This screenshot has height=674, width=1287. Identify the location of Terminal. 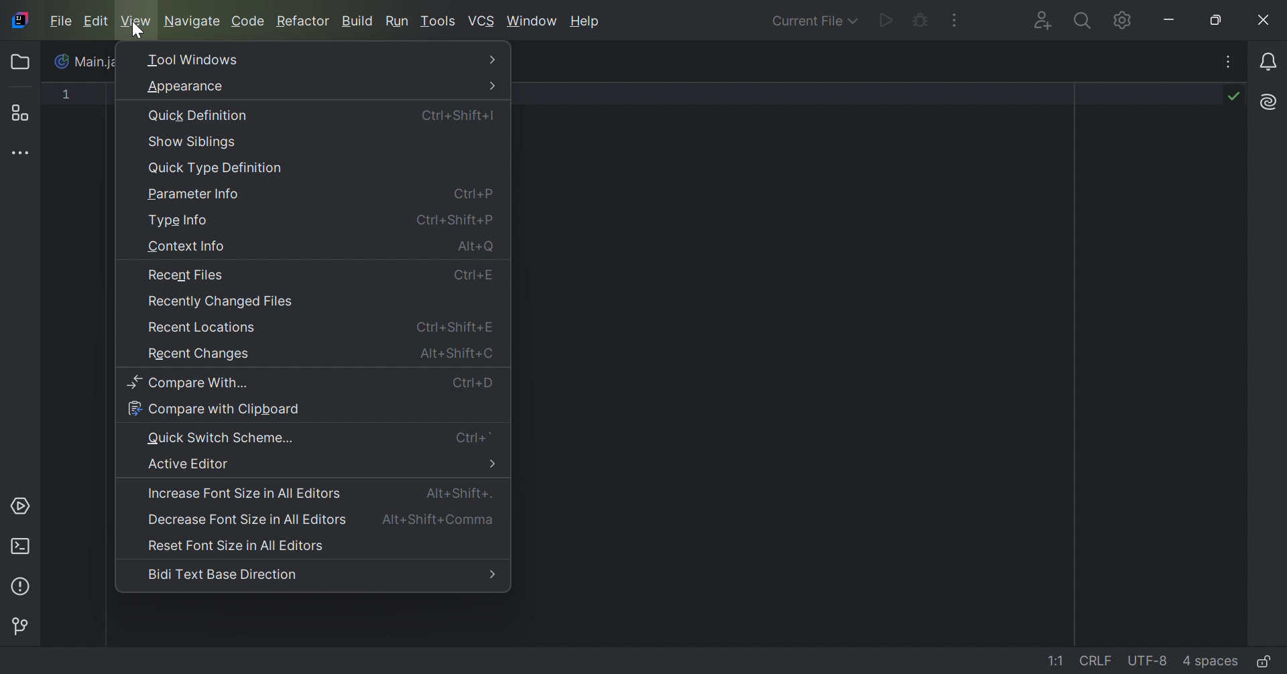
(21, 544).